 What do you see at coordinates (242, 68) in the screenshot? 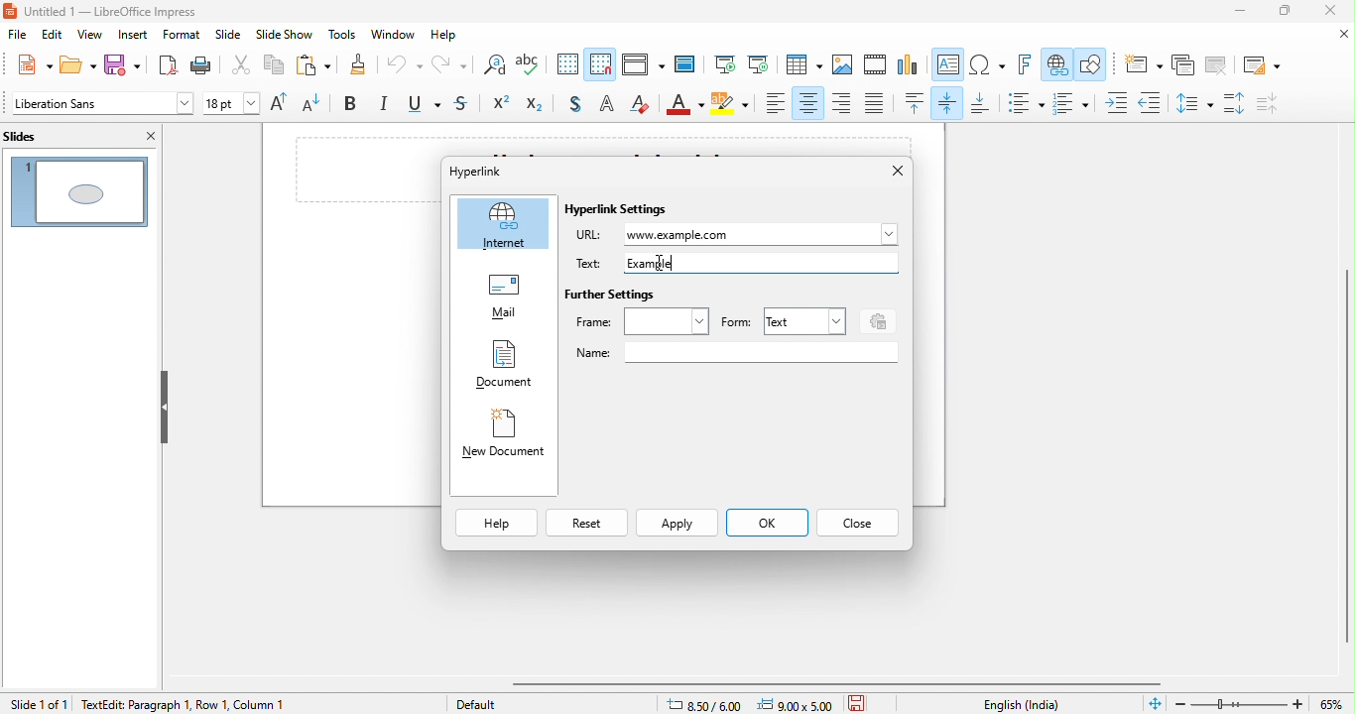
I see `cut` at bounding box center [242, 68].